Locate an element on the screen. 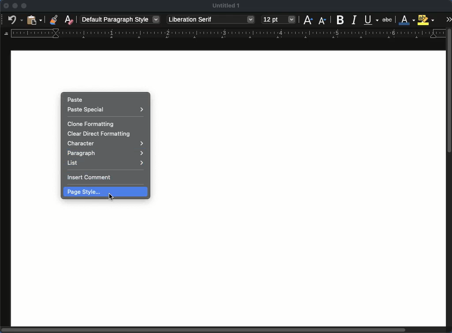 Image resolution: width=452 pixels, height=333 pixels. decrease size is located at coordinates (322, 21).